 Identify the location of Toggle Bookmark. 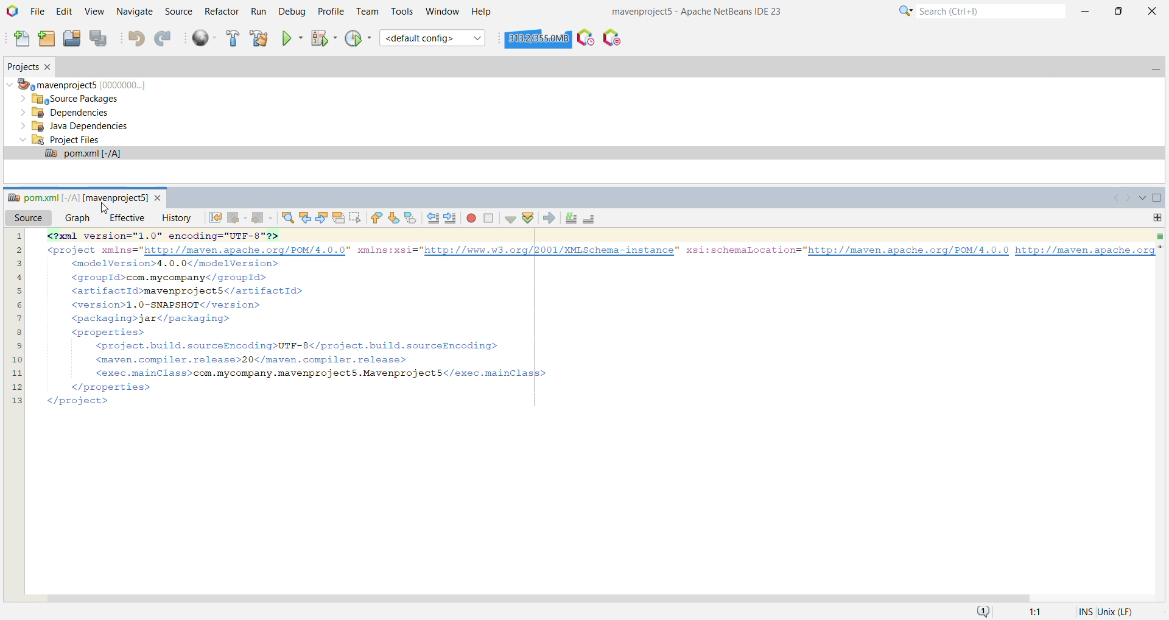
(412, 219).